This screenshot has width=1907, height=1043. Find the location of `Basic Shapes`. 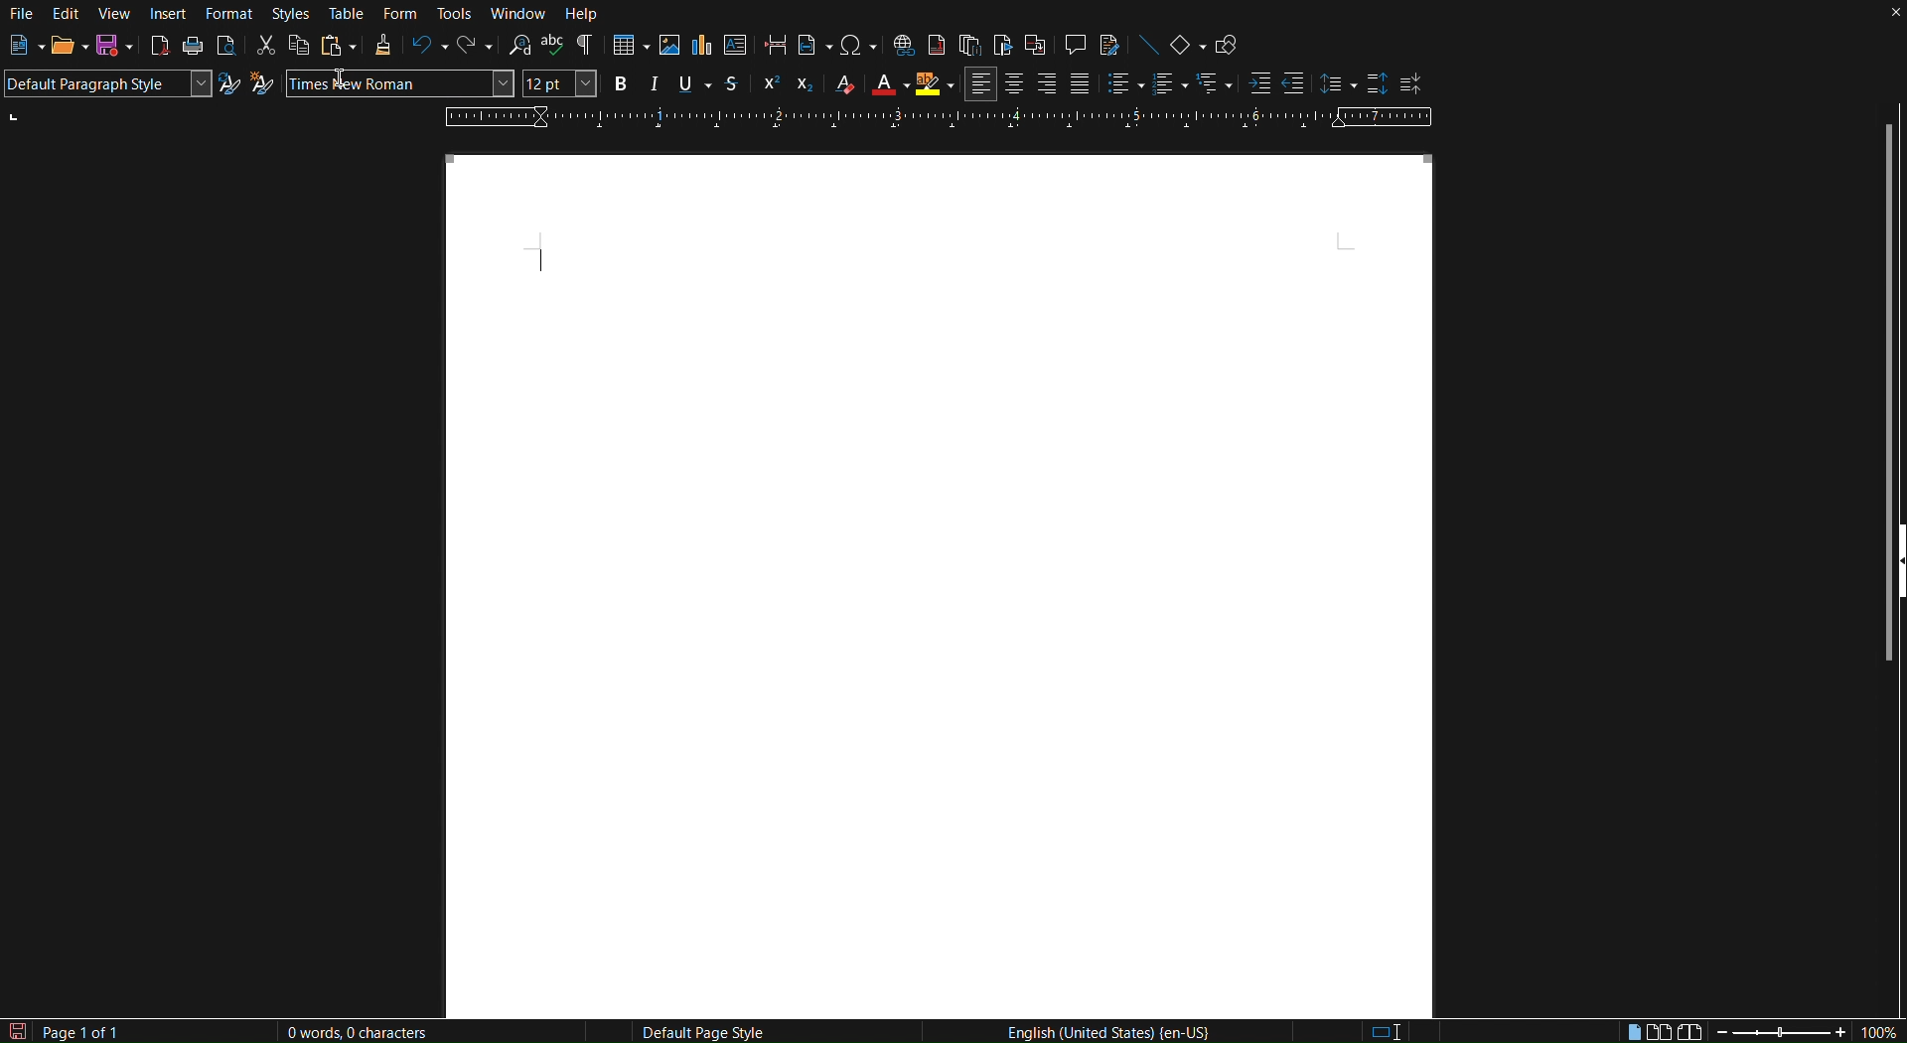

Basic Shapes is located at coordinates (1189, 49).